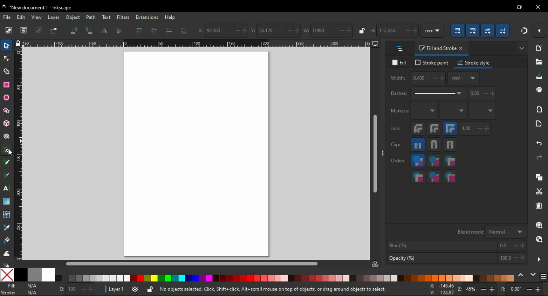  What do you see at coordinates (8, 98) in the screenshot?
I see `ellipse/arc tool` at bounding box center [8, 98].